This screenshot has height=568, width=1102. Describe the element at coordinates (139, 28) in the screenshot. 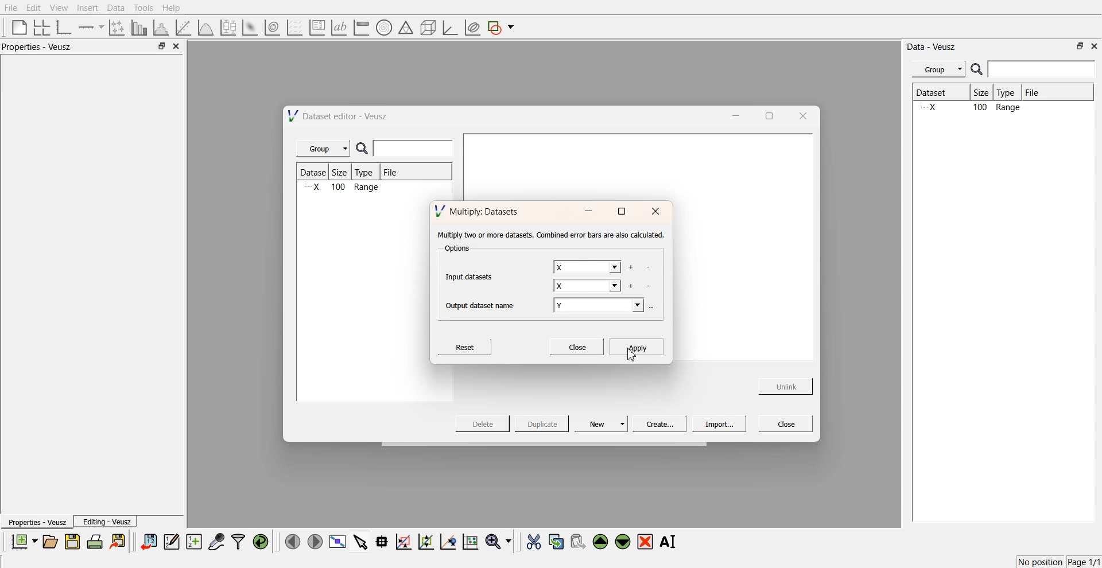

I see `plot bar chart` at that location.